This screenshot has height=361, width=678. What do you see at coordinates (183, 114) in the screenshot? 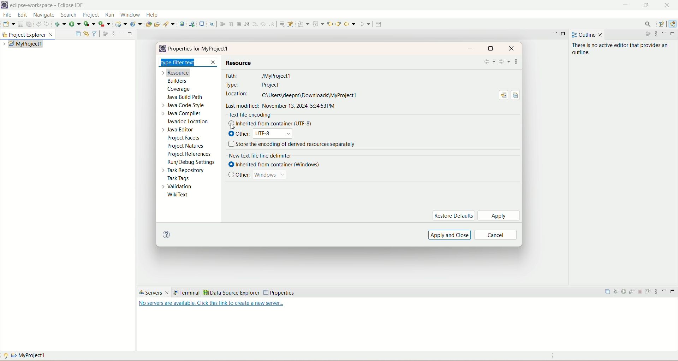
I see `java compiler` at bounding box center [183, 114].